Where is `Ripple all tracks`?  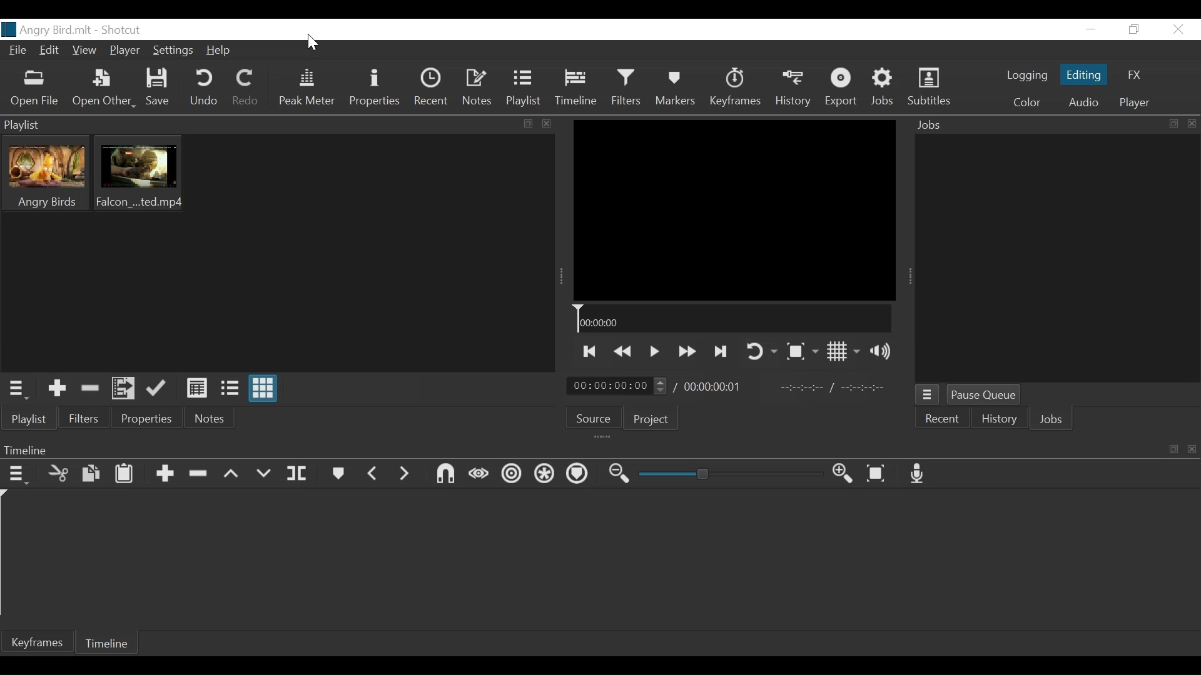
Ripple all tracks is located at coordinates (545, 474).